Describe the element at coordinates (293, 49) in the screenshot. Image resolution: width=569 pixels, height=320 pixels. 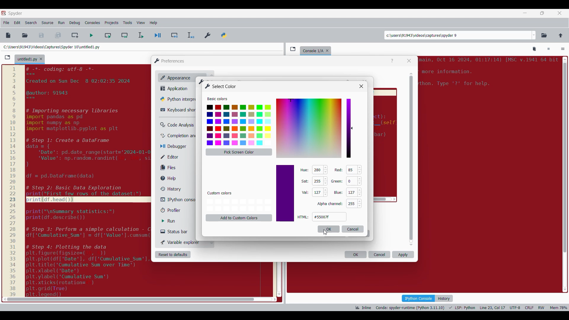
I see `Browse tabs` at that location.